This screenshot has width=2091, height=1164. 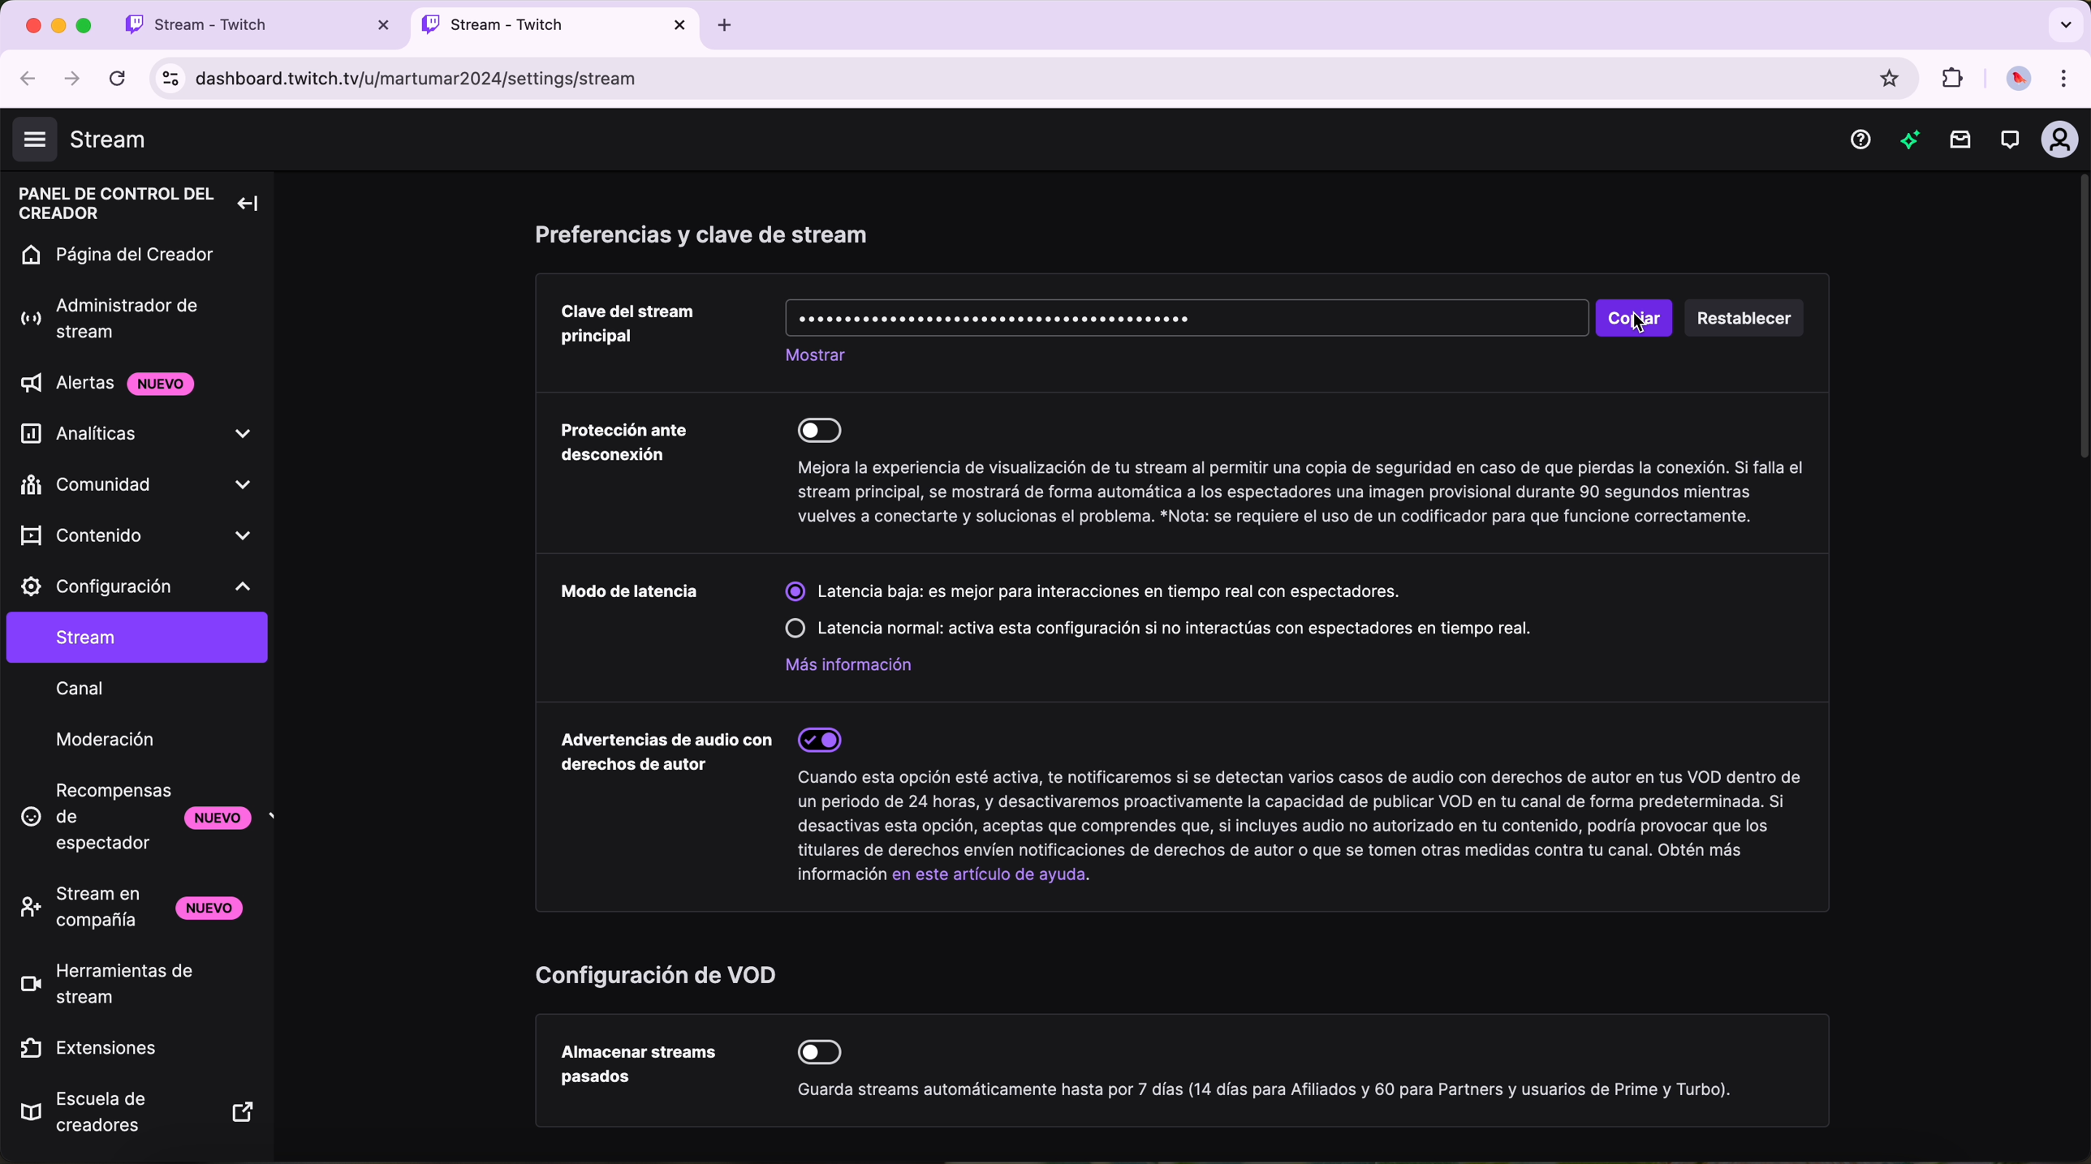 What do you see at coordinates (256, 26) in the screenshot?
I see `tab` at bounding box center [256, 26].